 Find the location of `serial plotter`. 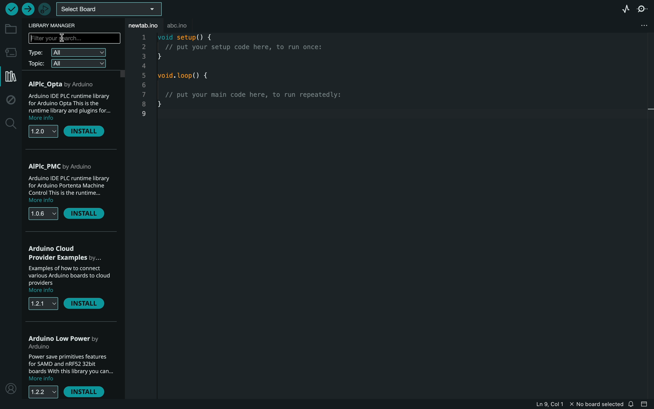

serial plotter is located at coordinates (621, 10).